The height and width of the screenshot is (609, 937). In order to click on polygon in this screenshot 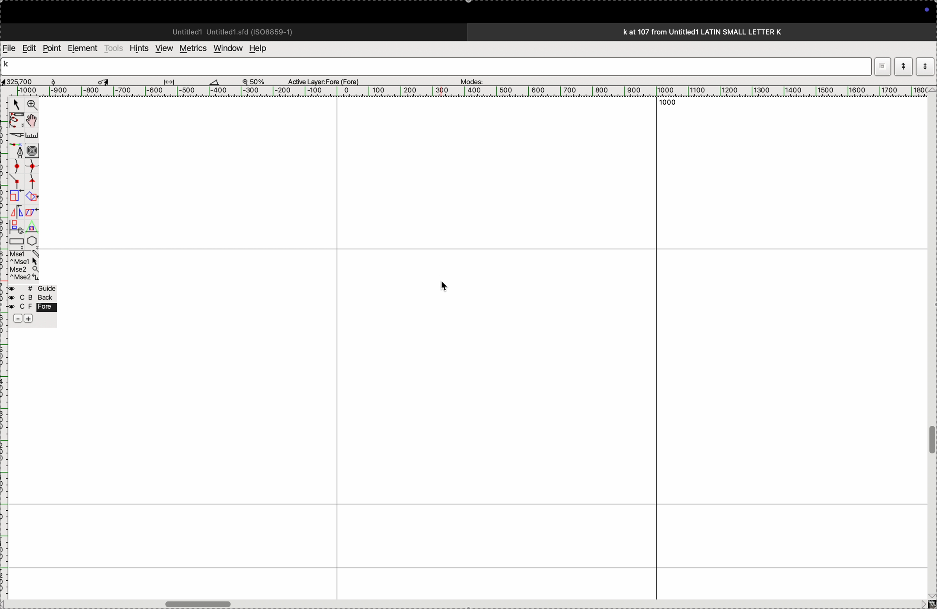, I will do `click(32, 241)`.